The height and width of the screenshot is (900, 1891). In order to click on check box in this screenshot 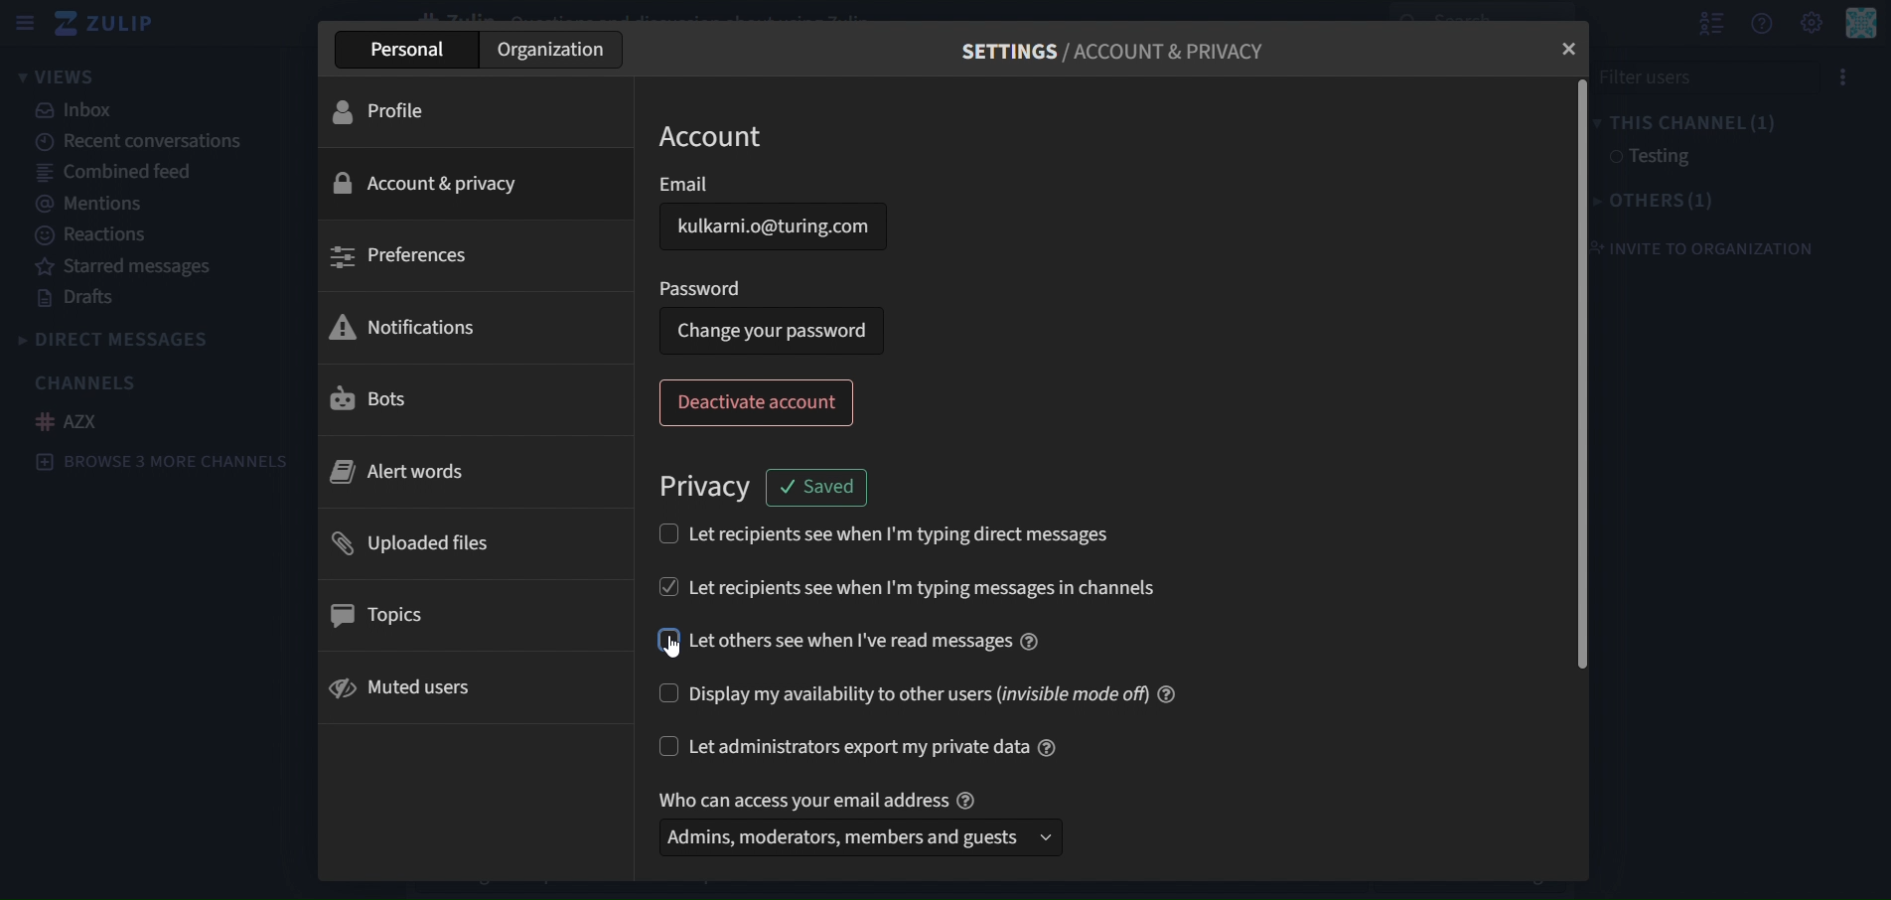, I will do `click(663, 582)`.